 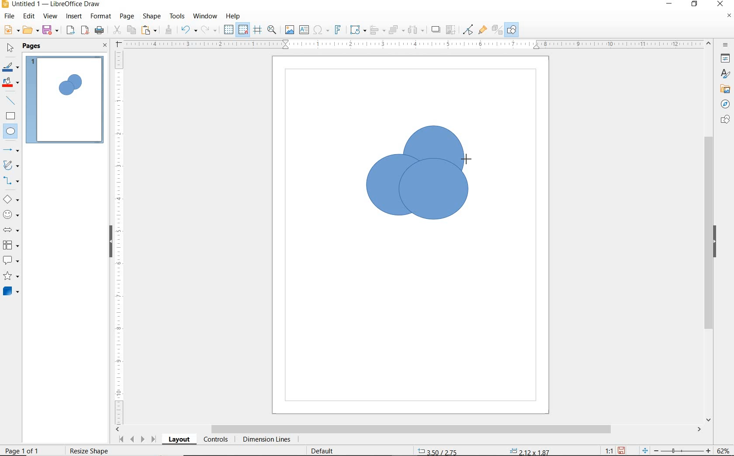 I want to click on PASTE, so click(x=150, y=30).